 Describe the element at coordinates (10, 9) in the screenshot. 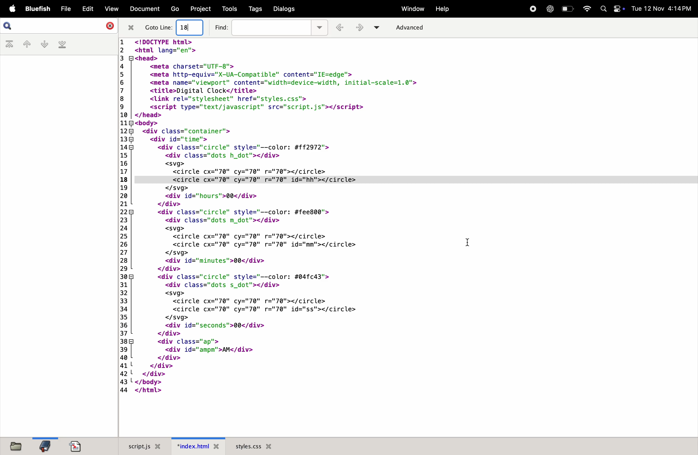

I see `apple menu` at that location.